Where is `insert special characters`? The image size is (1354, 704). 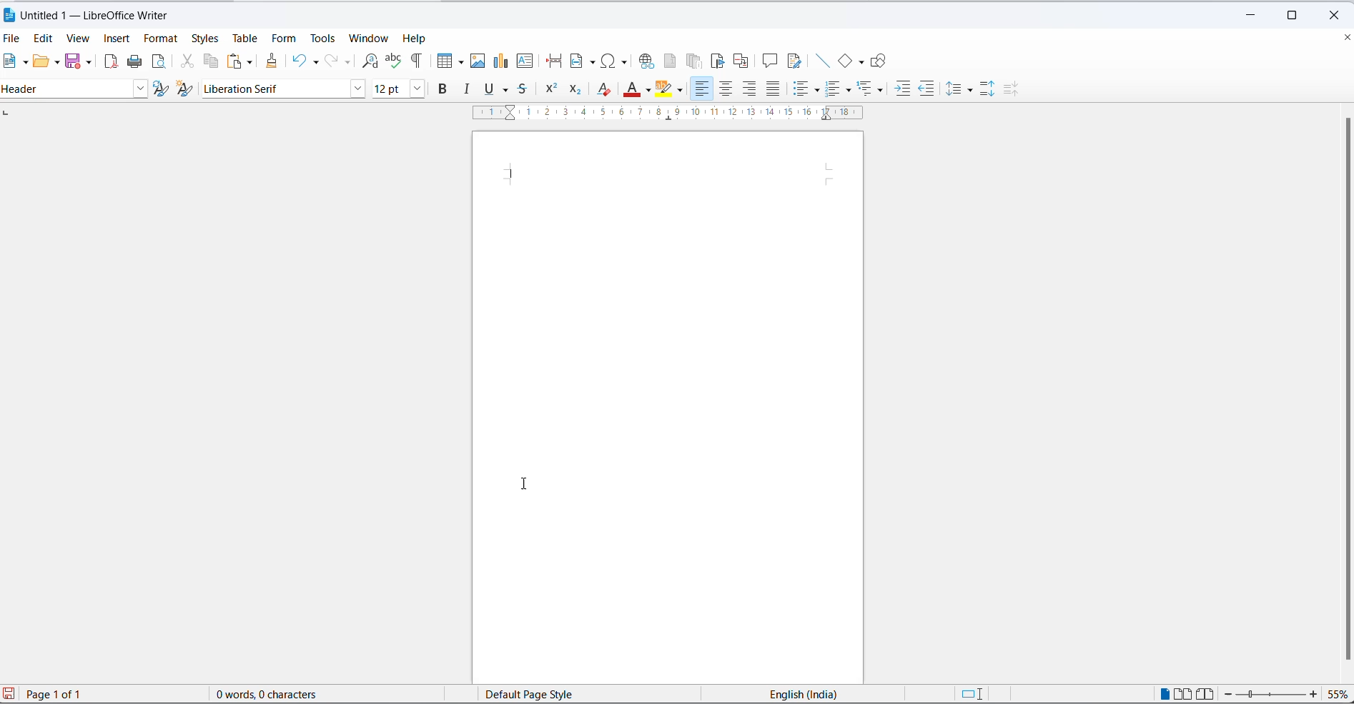
insert special characters is located at coordinates (616, 61).